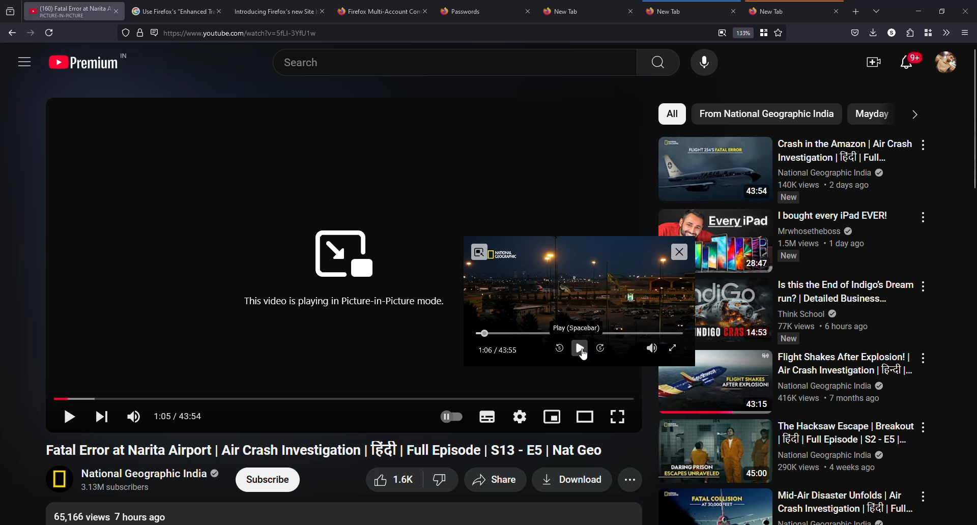  Describe the element at coordinates (439, 480) in the screenshot. I see `Dislike` at that location.